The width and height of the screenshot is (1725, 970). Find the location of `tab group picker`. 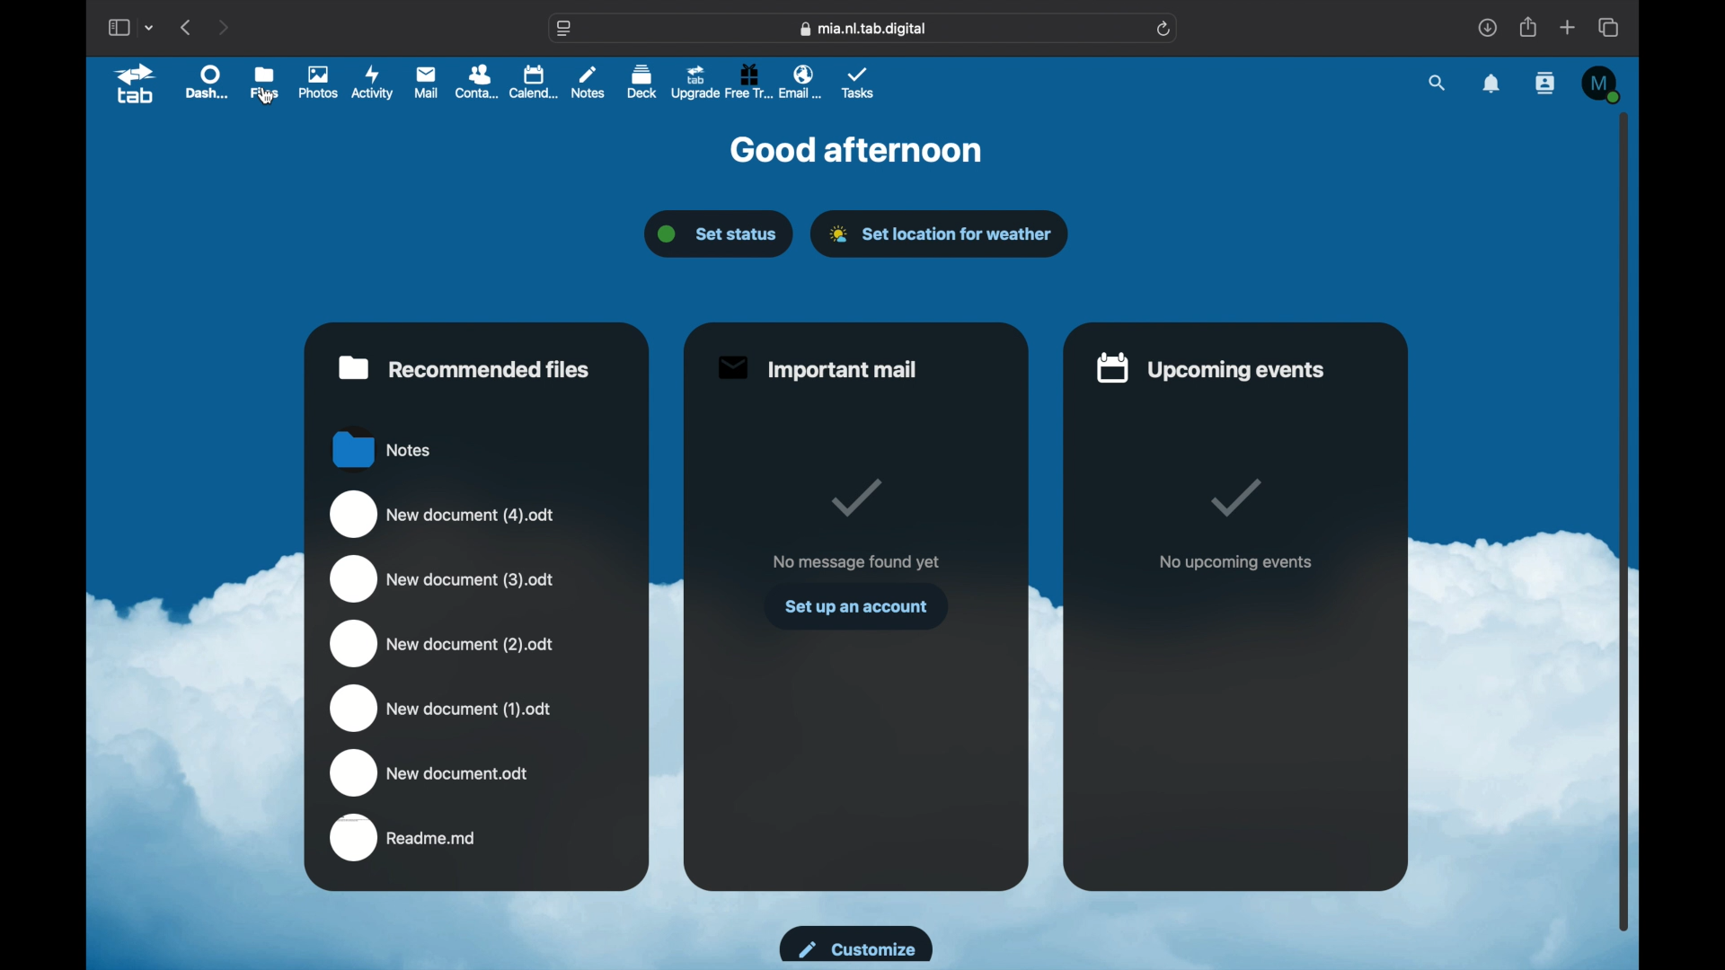

tab group picker is located at coordinates (149, 27).